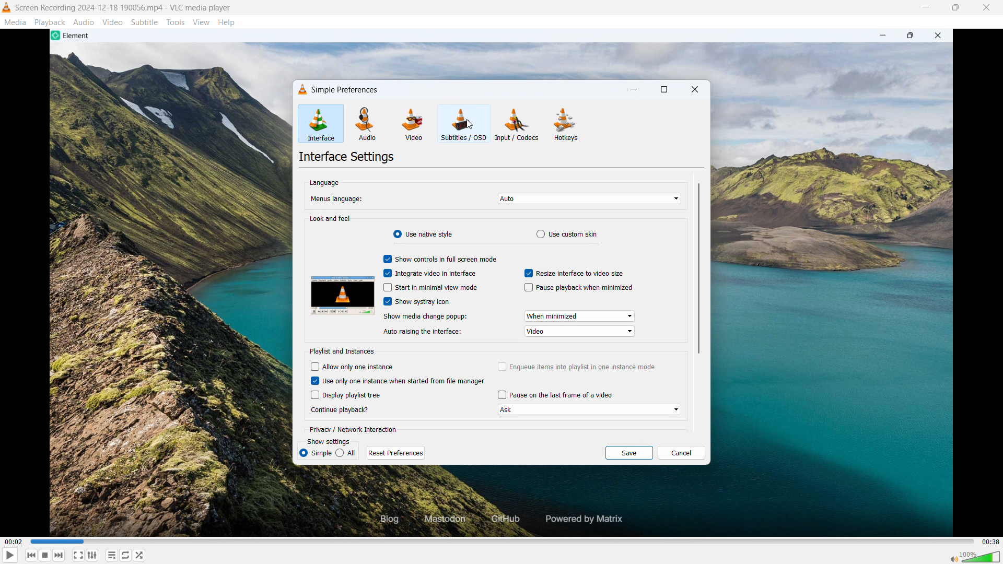  Describe the element at coordinates (634, 90) in the screenshot. I see `minimize` at that location.